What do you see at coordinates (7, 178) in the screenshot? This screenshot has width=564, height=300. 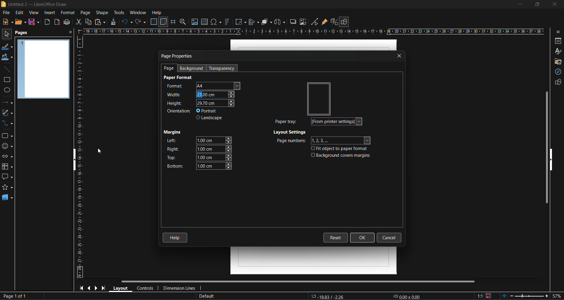 I see `callout shapes` at bounding box center [7, 178].